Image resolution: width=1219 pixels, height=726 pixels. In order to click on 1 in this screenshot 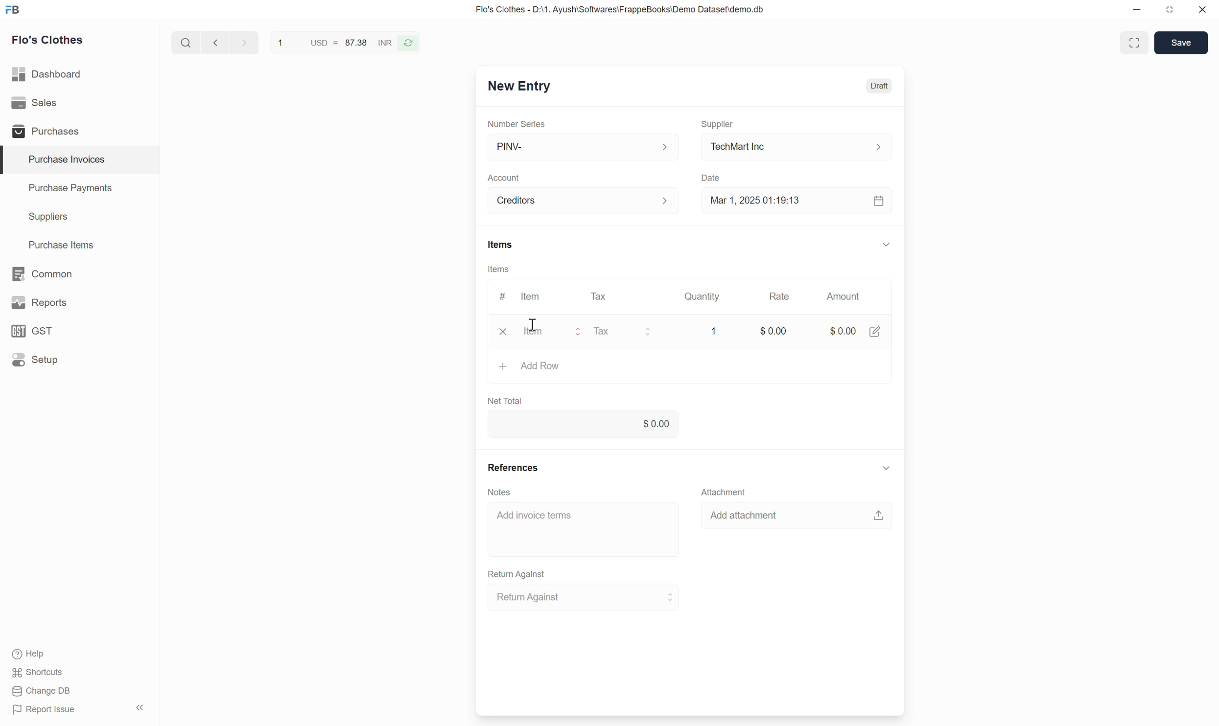, I will do `click(711, 330)`.